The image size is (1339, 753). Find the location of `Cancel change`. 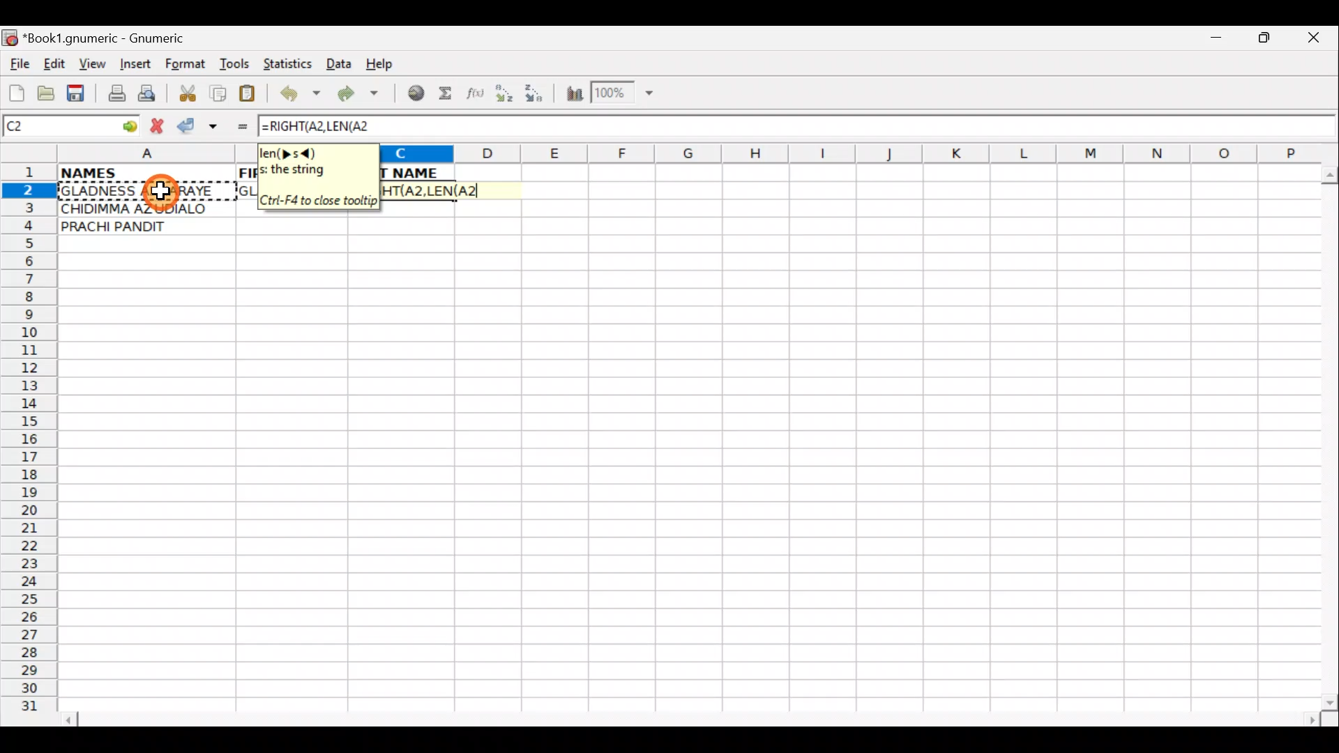

Cancel change is located at coordinates (160, 123).